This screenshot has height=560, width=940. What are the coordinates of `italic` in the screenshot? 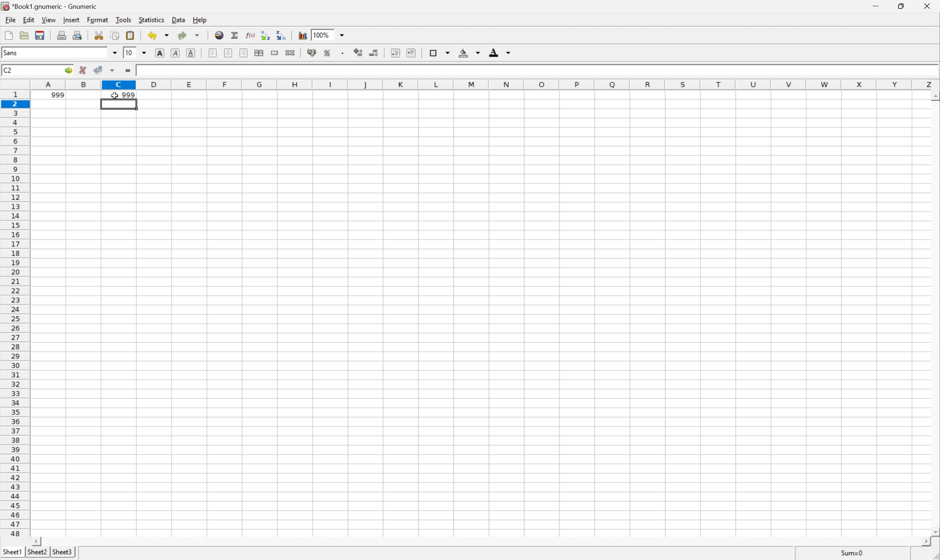 It's located at (175, 52).